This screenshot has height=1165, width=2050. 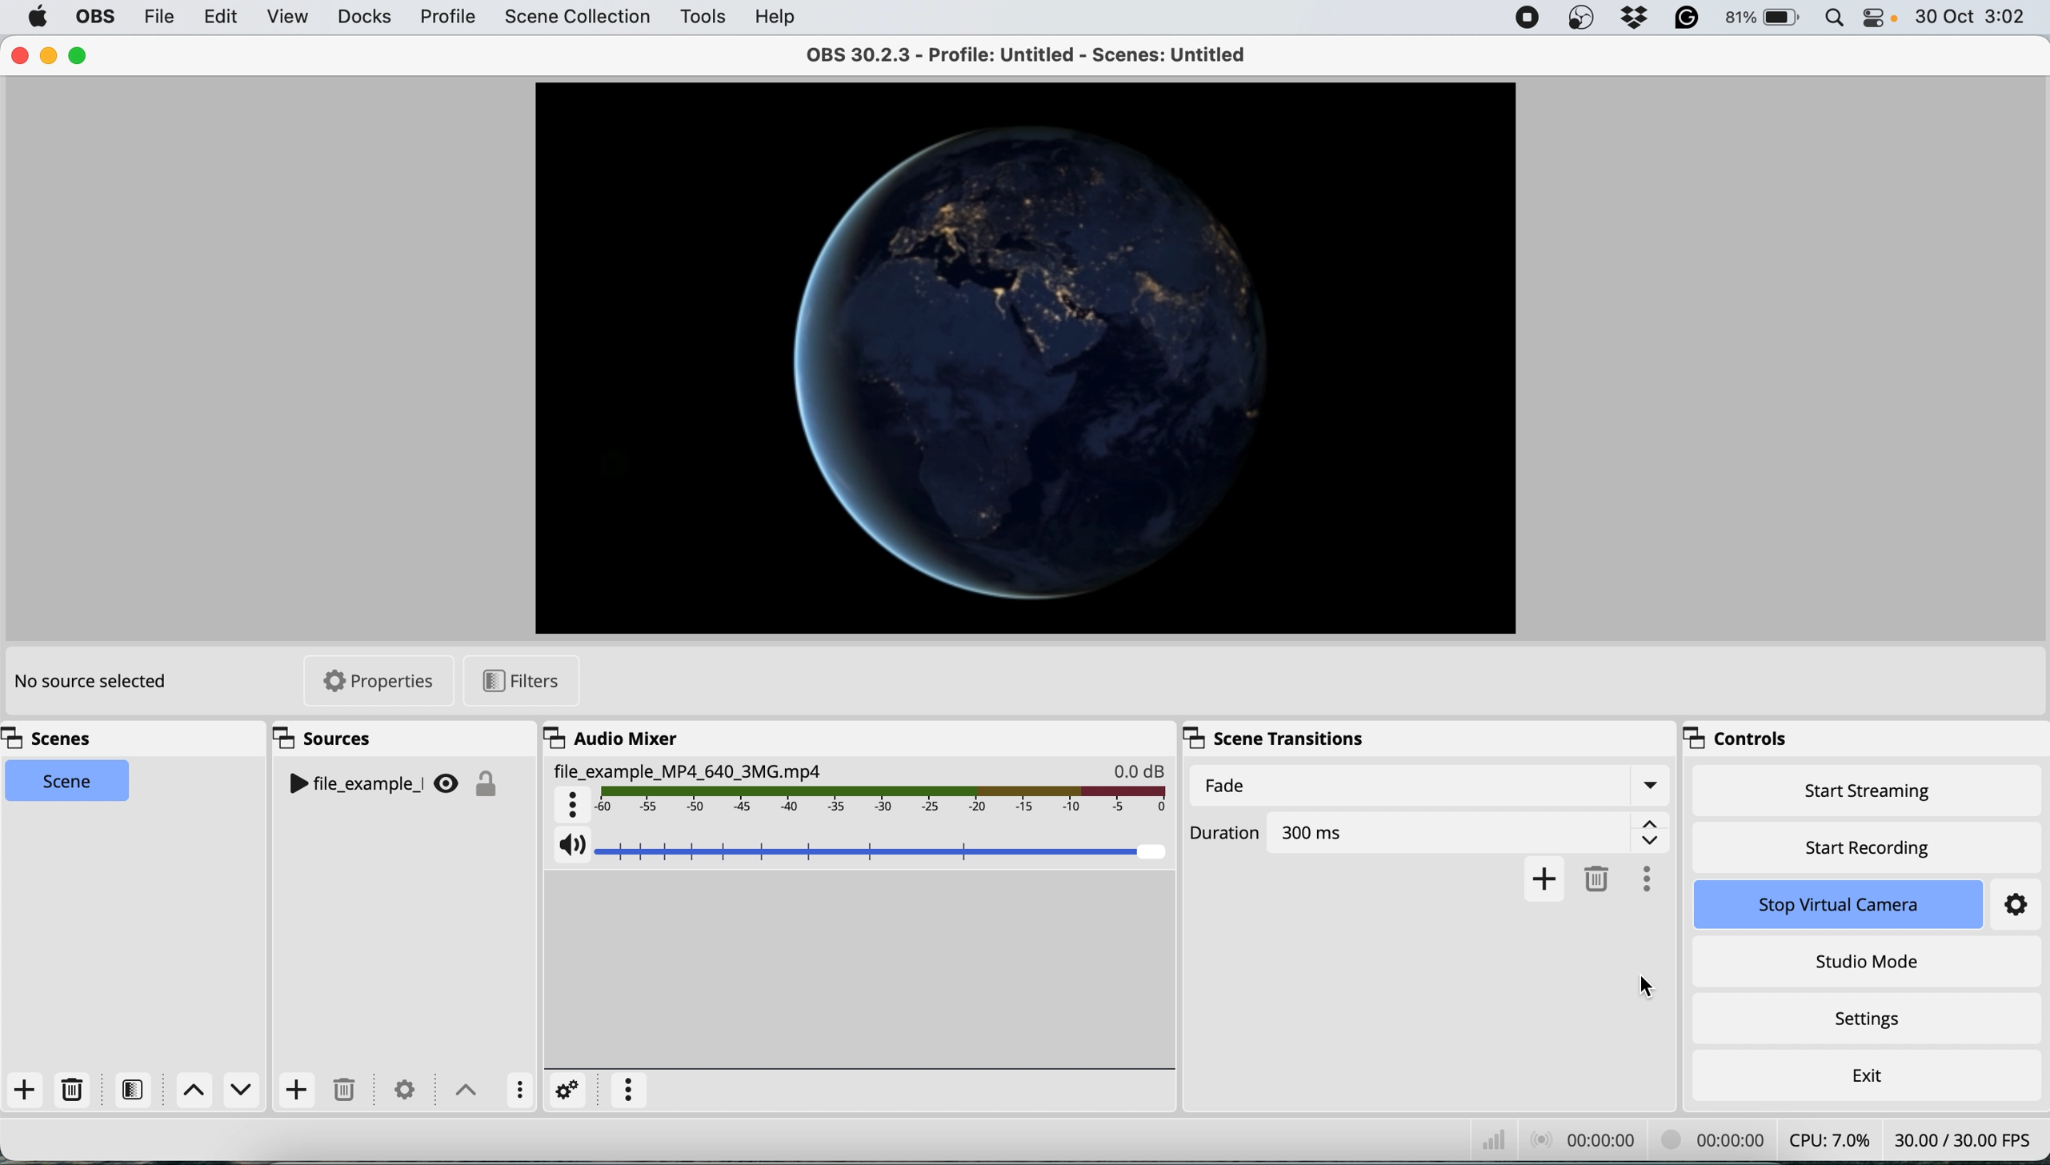 What do you see at coordinates (1633, 19) in the screenshot?
I see `dropbox` at bounding box center [1633, 19].